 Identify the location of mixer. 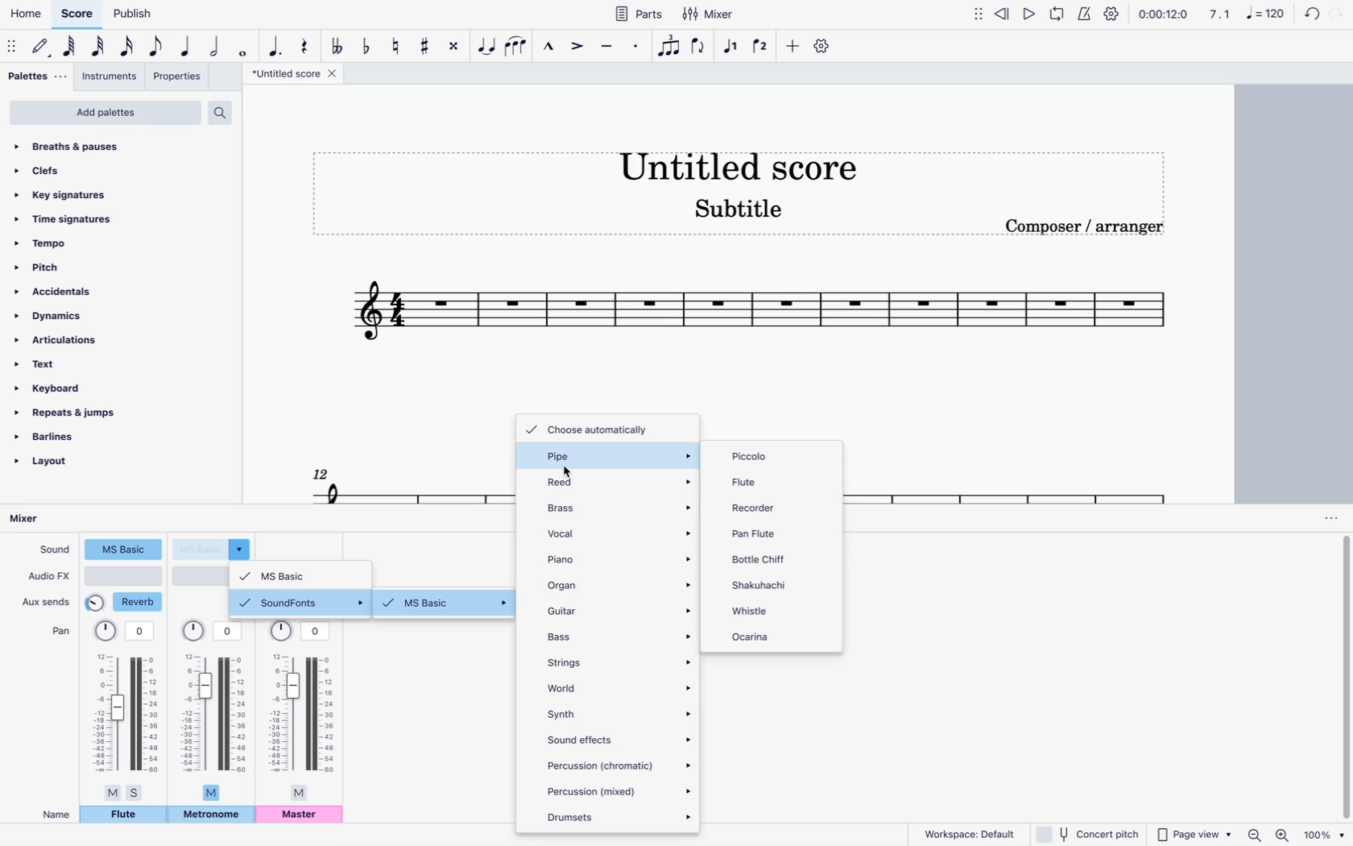
(31, 519).